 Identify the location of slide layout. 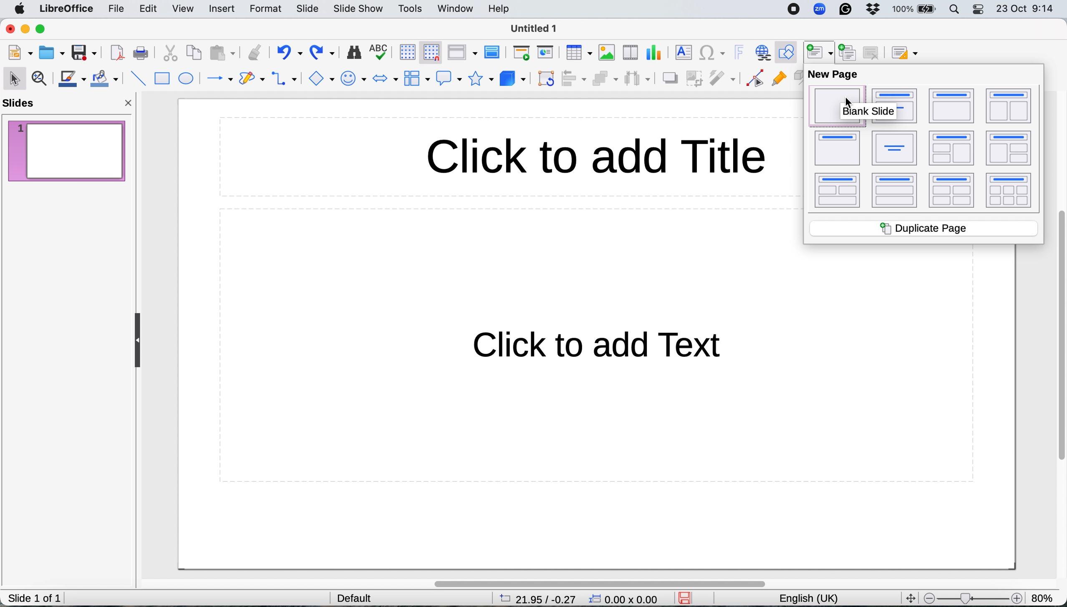
(905, 53).